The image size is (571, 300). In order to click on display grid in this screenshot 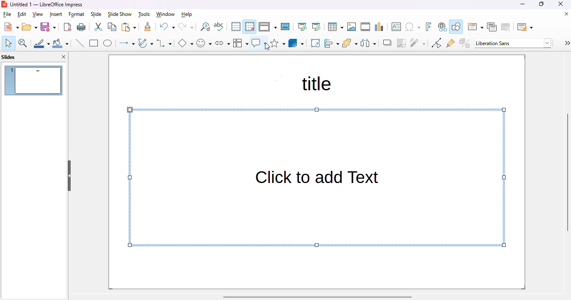, I will do `click(236, 26)`.